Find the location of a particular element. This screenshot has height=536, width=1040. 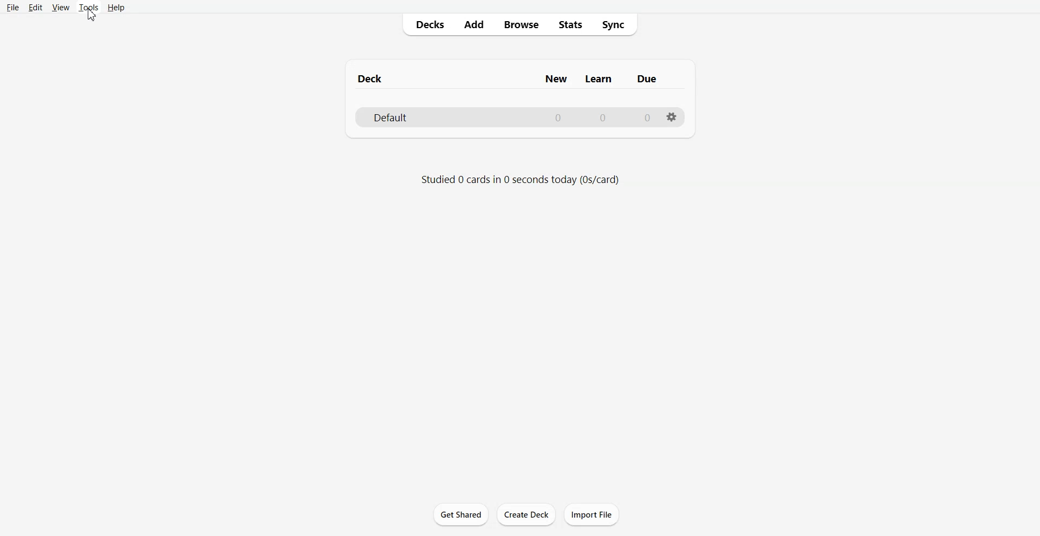

View is located at coordinates (60, 7).